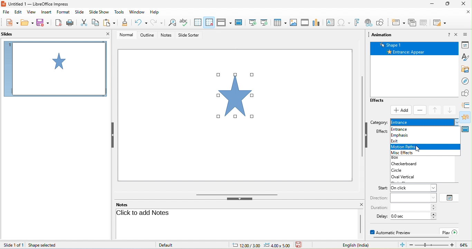  What do you see at coordinates (451, 110) in the screenshot?
I see `move down` at bounding box center [451, 110].